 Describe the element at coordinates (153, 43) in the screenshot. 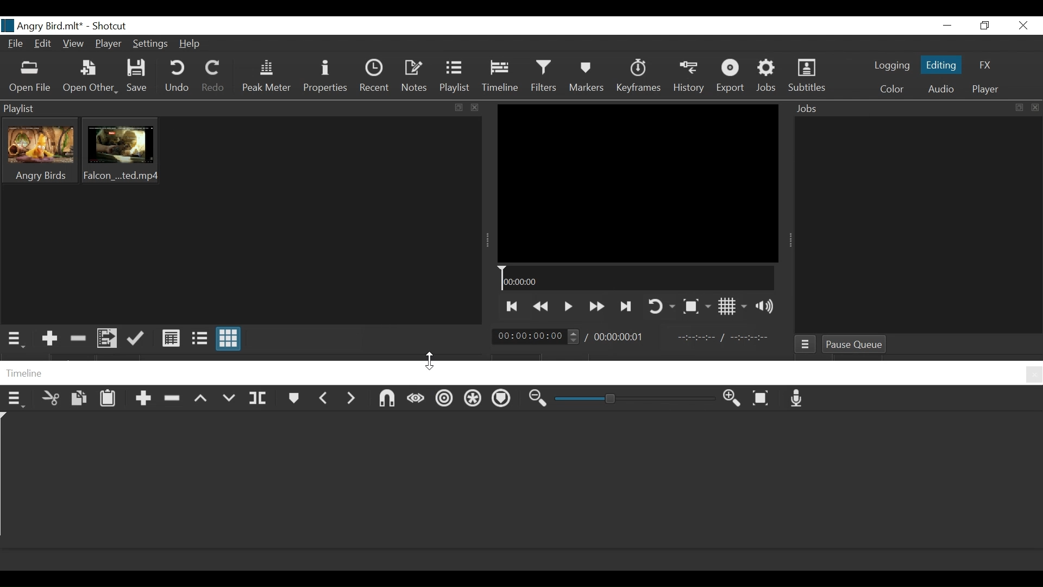

I see `Settings` at that location.